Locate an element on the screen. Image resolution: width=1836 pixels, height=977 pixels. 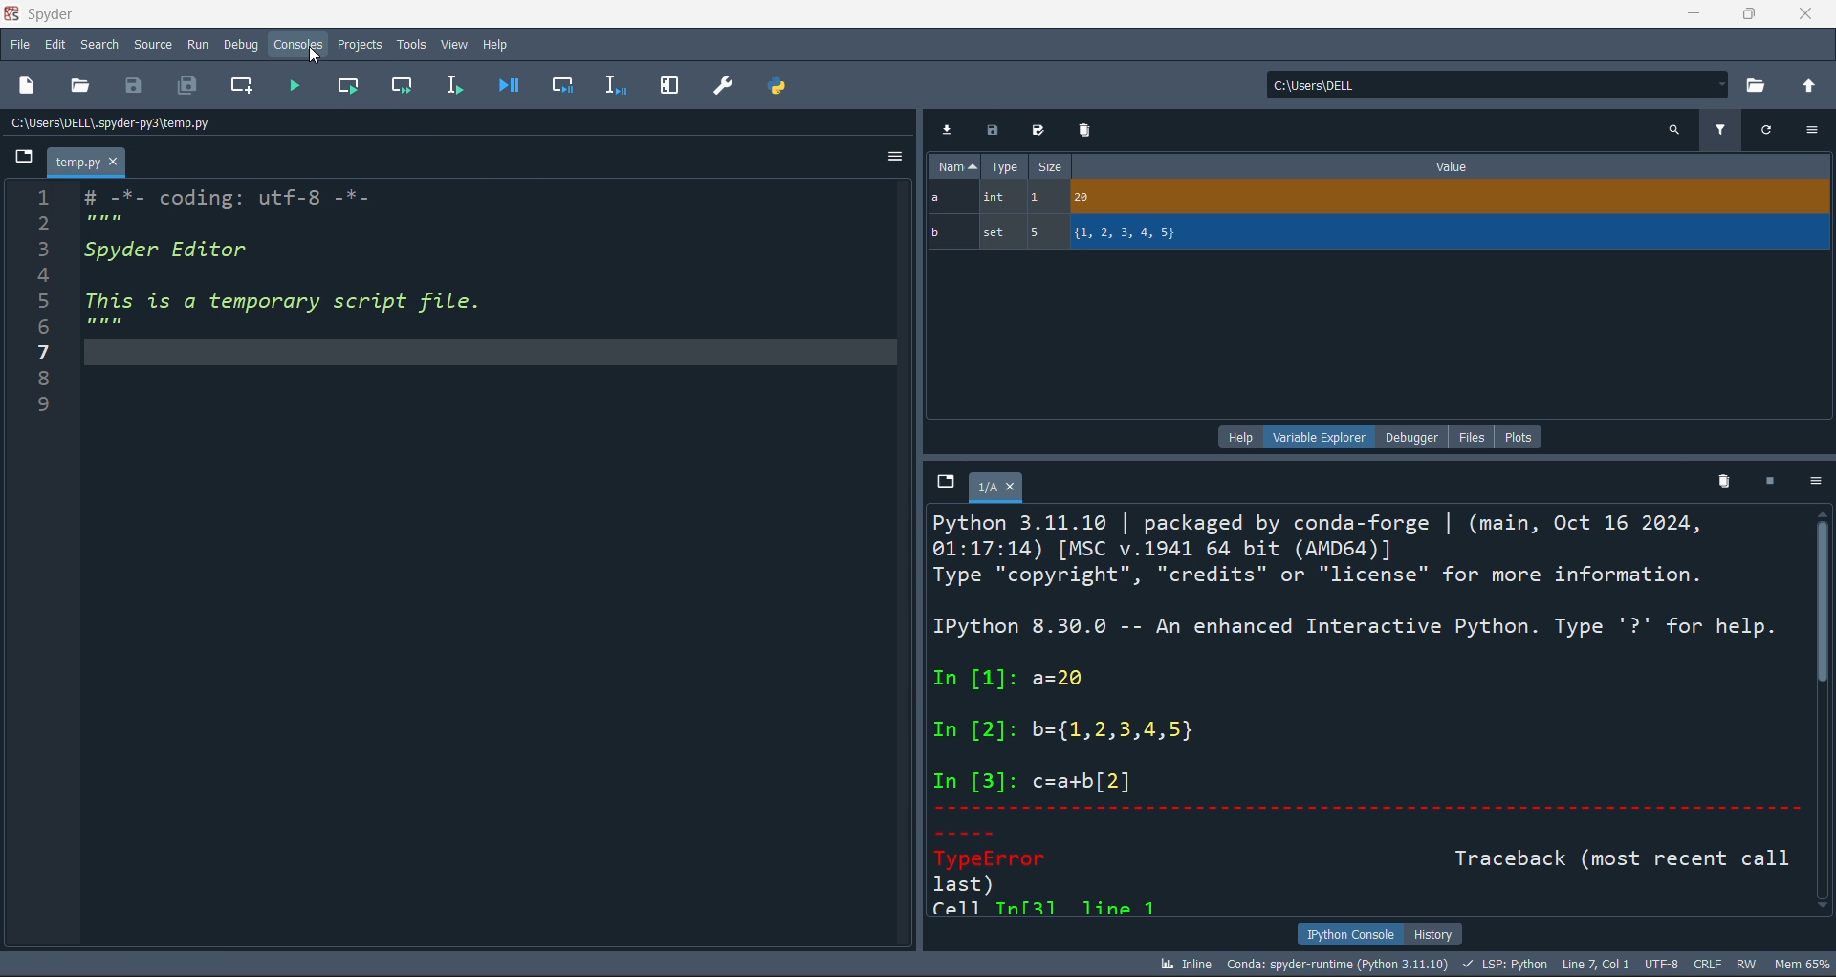
run cell is located at coordinates (348, 87).